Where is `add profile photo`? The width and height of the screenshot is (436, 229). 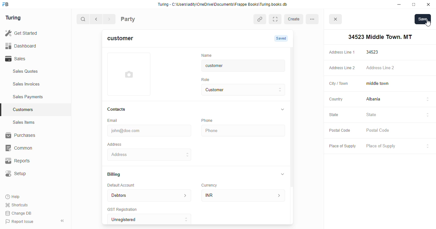
add profile photo is located at coordinates (129, 74).